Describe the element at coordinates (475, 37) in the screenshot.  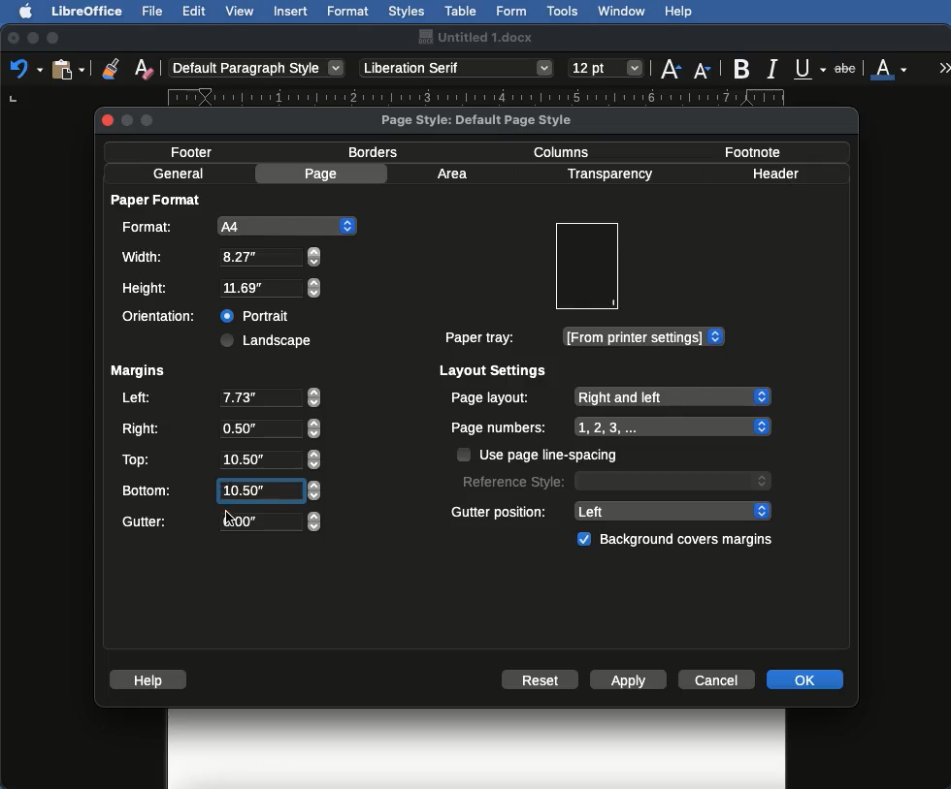
I see `Name` at that location.